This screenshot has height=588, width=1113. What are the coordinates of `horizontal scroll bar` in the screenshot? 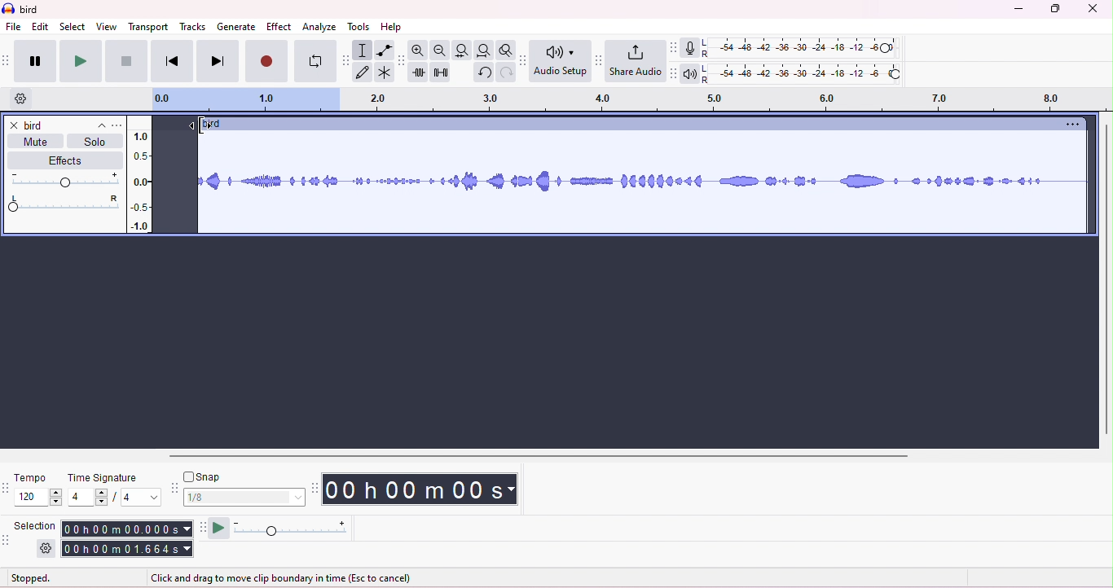 It's located at (543, 455).